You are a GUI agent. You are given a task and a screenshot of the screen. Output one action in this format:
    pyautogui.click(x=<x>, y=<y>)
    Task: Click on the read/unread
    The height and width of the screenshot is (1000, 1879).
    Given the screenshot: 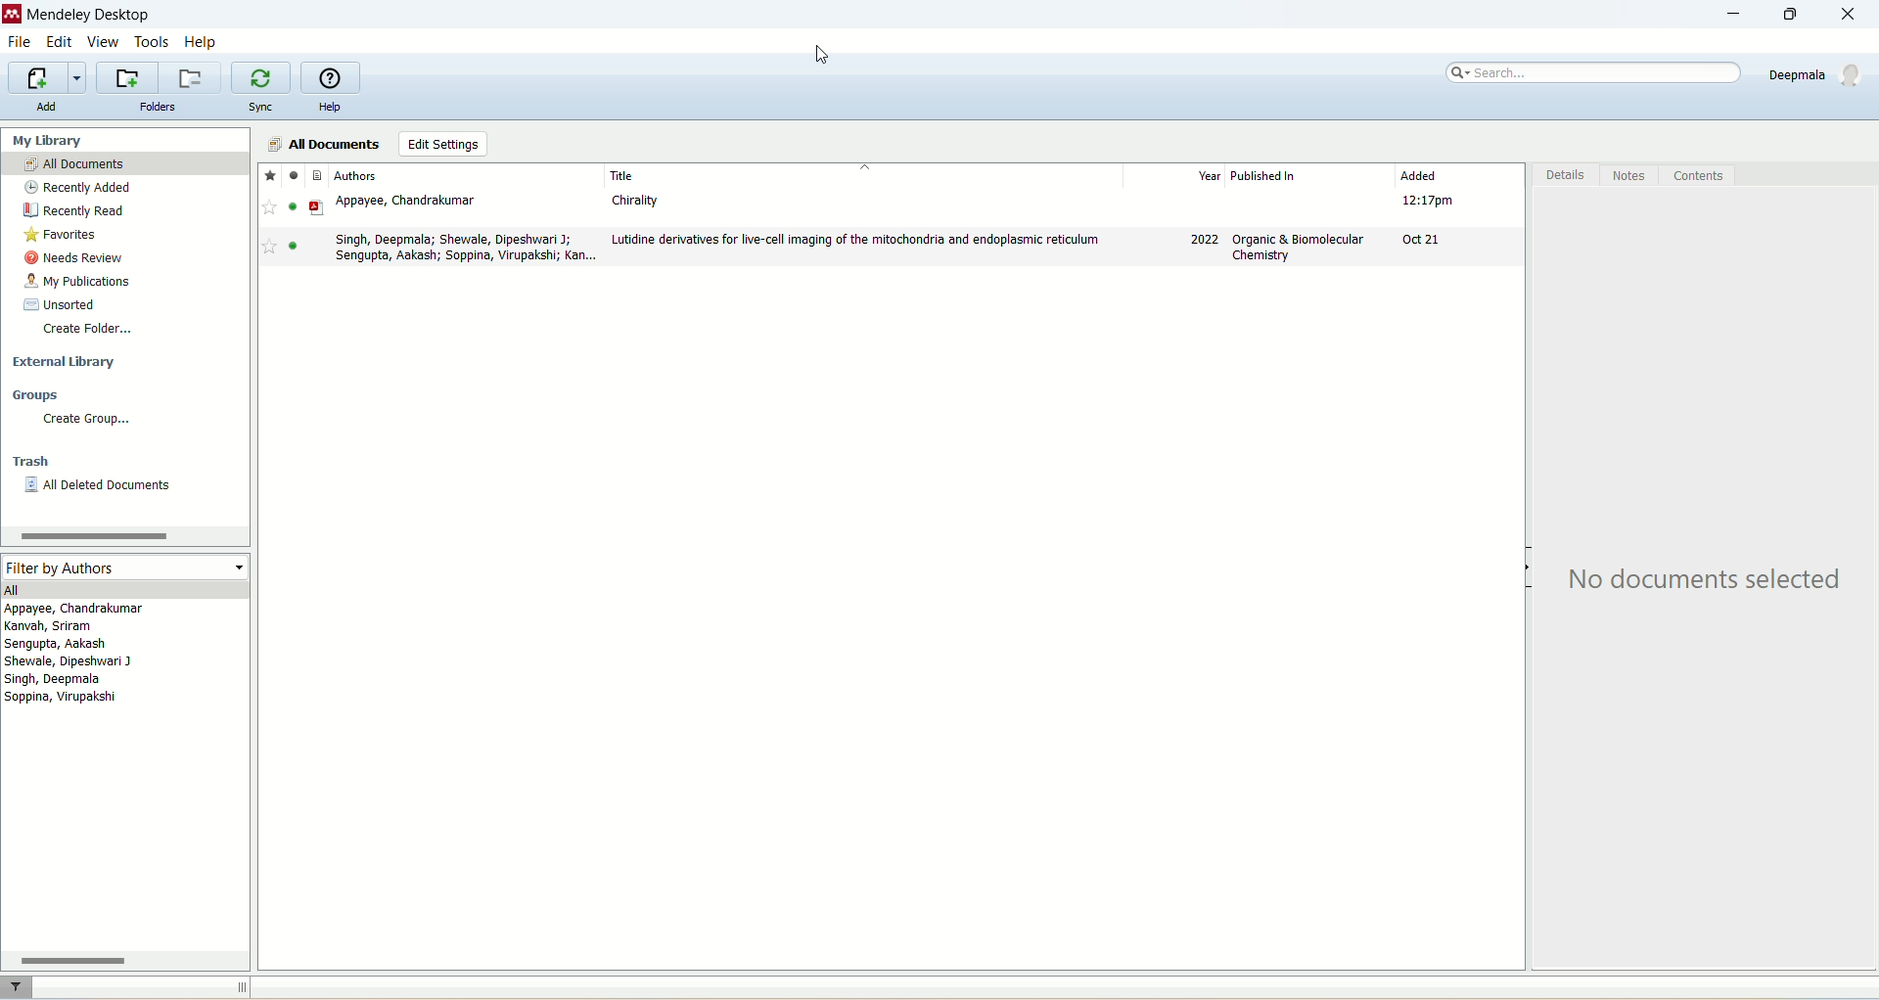 What is the action you would take?
    pyautogui.click(x=298, y=174)
    